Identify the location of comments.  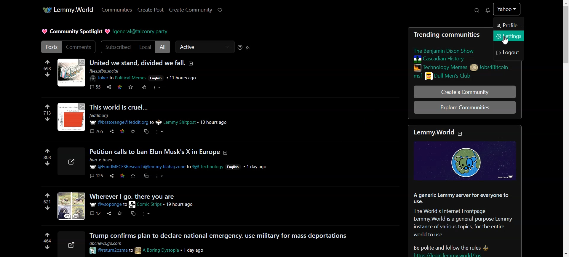
(95, 177).